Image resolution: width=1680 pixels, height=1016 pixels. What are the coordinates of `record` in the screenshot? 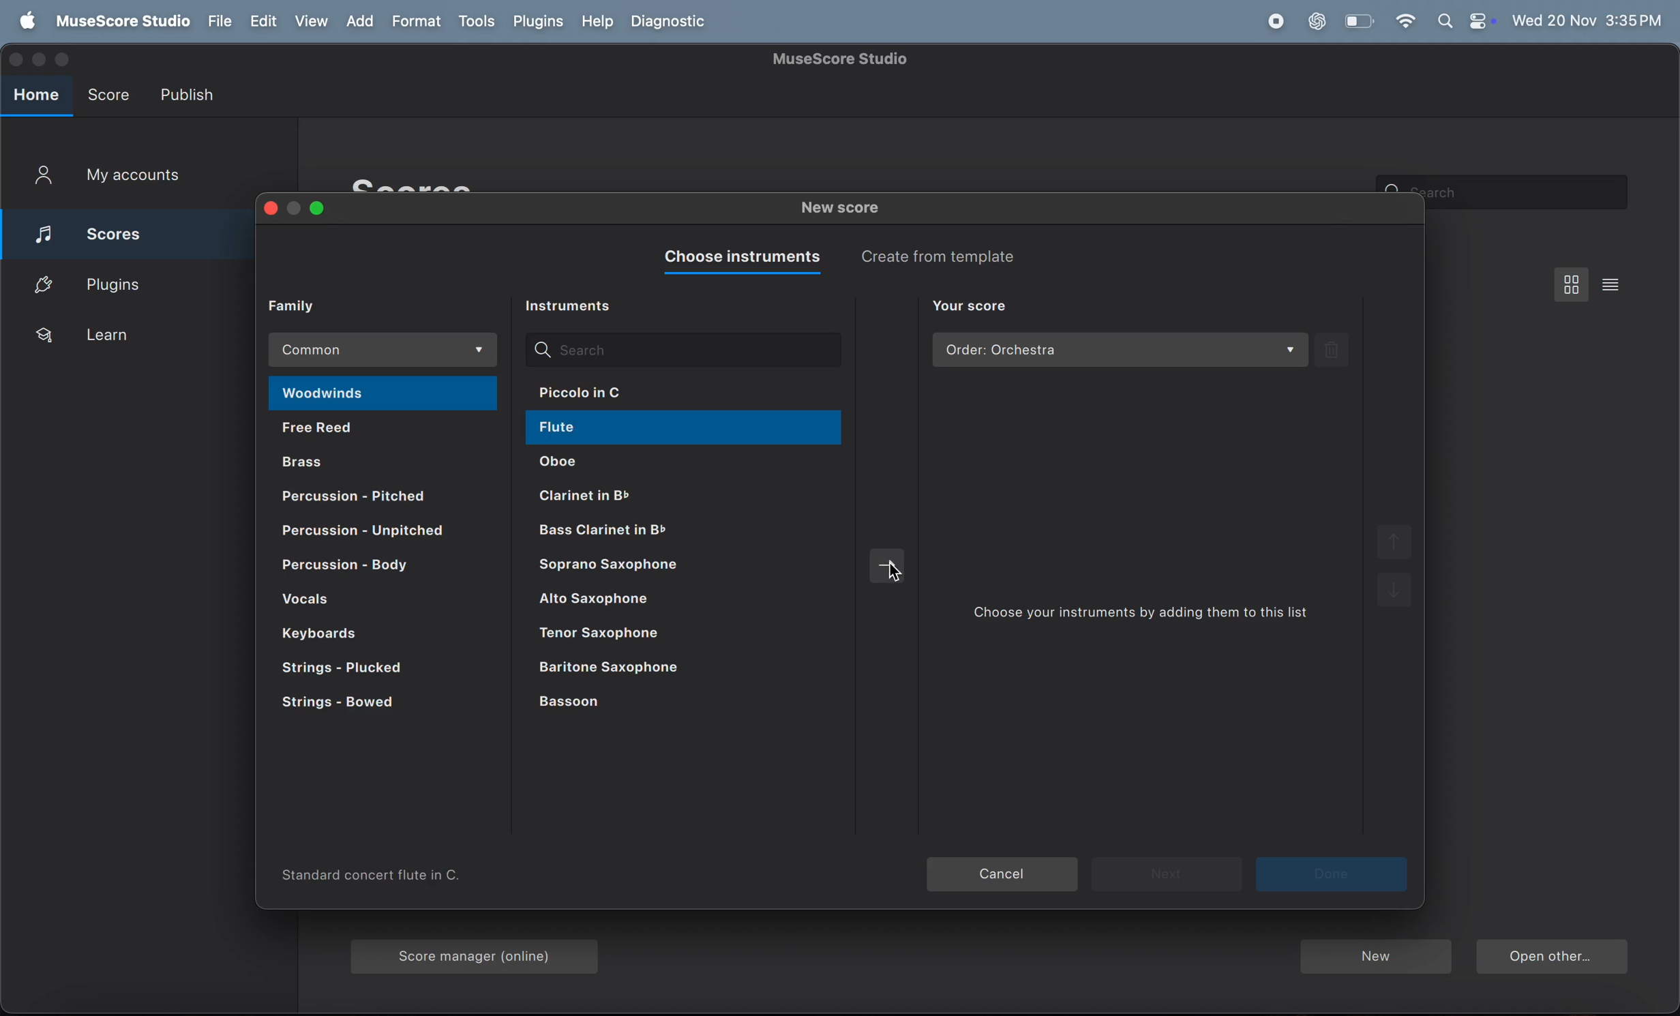 It's located at (1275, 22).